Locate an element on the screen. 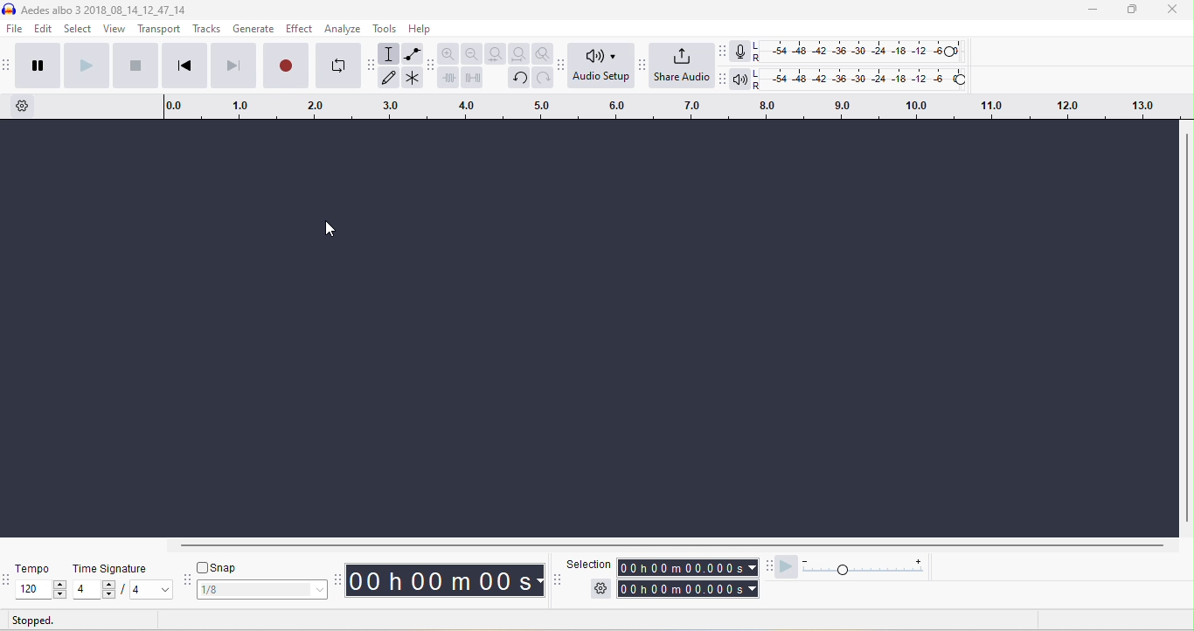  L is located at coordinates (760, 74).